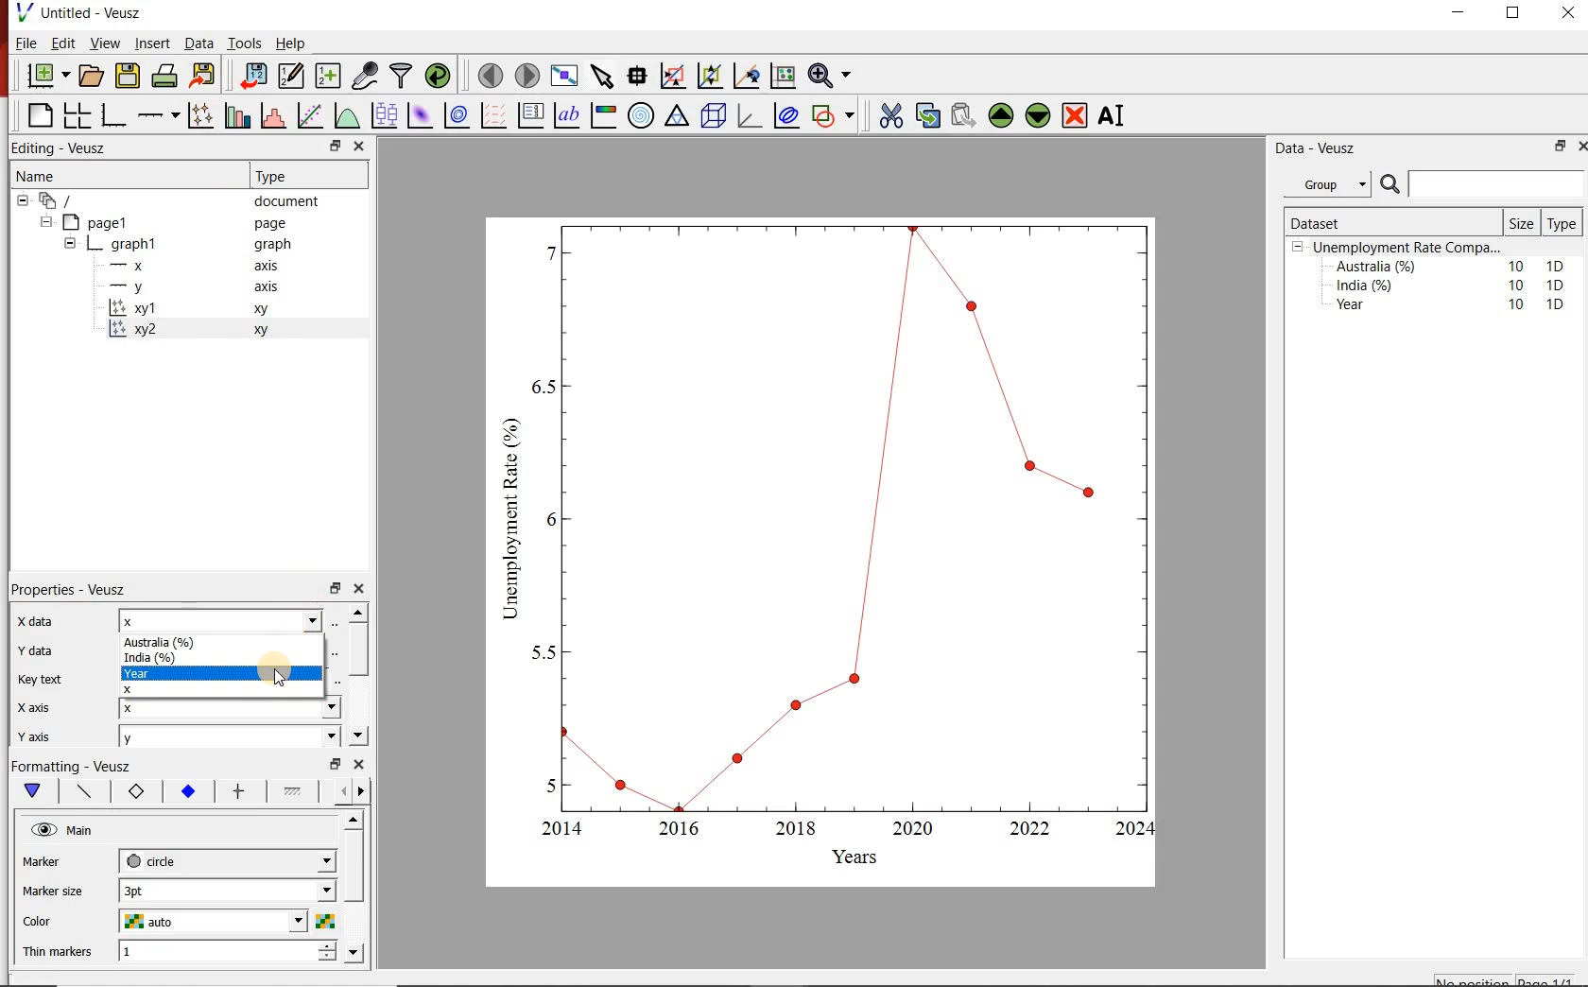 The width and height of the screenshot is (1588, 987). Describe the element at coordinates (224, 620) in the screenshot. I see `x` at that location.